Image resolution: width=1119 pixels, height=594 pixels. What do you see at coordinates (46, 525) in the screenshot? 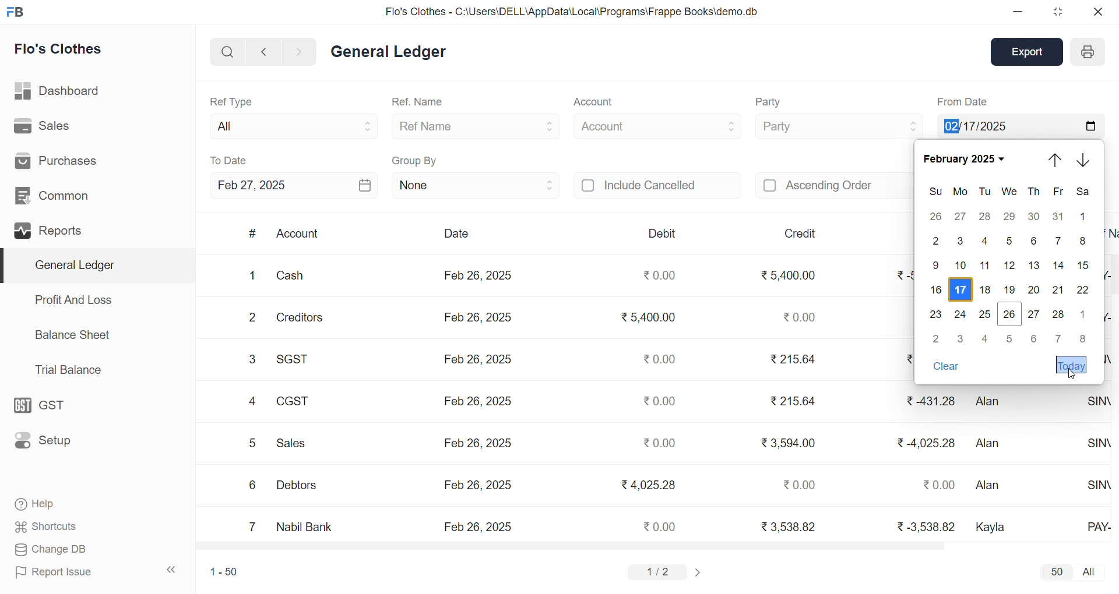
I see `Shortcuts` at bounding box center [46, 525].